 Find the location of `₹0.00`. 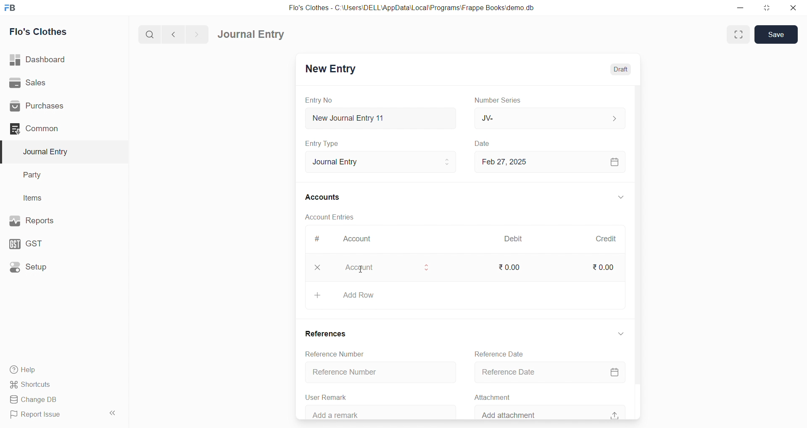

₹0.00 is located at coordinates (512, 268).